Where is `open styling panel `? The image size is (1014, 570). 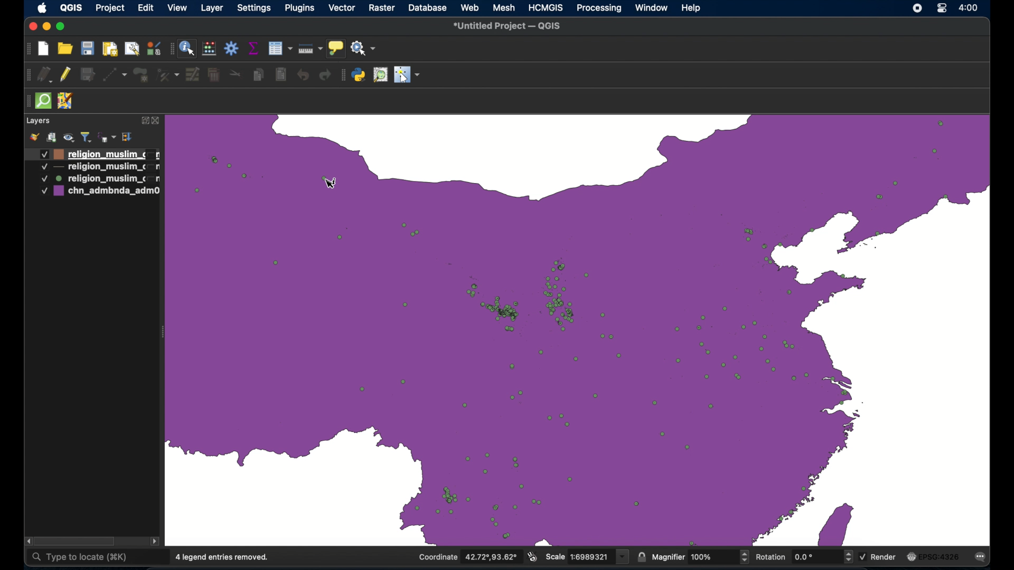
open styling panel  is located at coordinates (34, 137).